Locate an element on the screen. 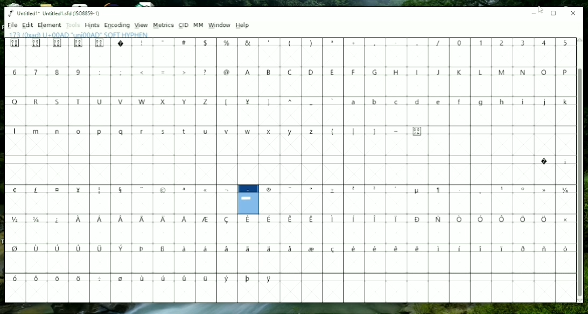 This screenshot has width=588, height=314. Help is located at coordinates (244, 26).